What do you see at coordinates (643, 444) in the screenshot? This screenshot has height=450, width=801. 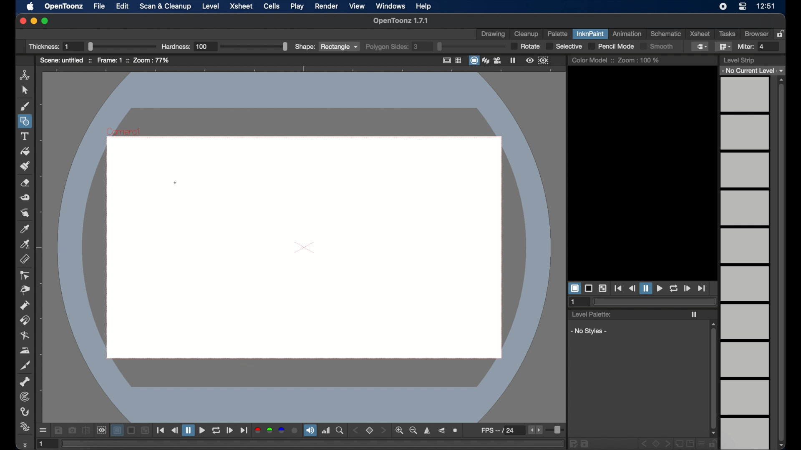 I see `disabled icons` at bounding box center [643, 444].